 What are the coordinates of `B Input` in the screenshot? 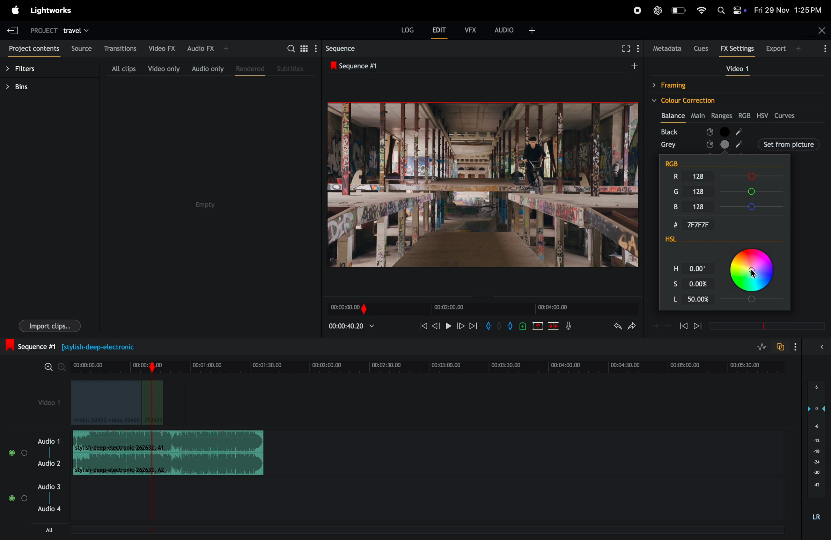 It's located at (704, 207).